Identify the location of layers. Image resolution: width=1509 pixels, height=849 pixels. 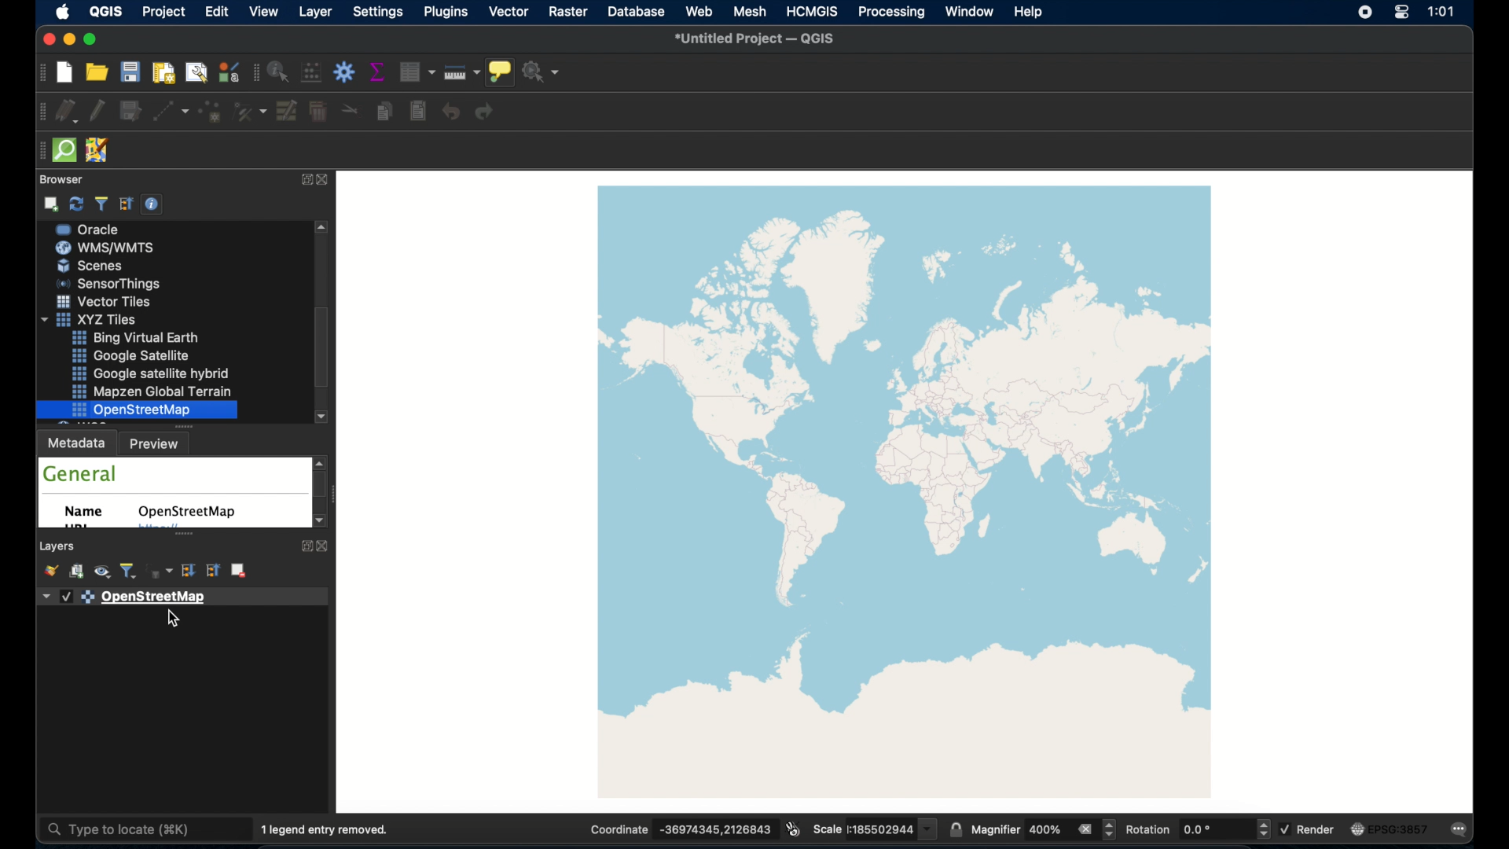
(59, 546).